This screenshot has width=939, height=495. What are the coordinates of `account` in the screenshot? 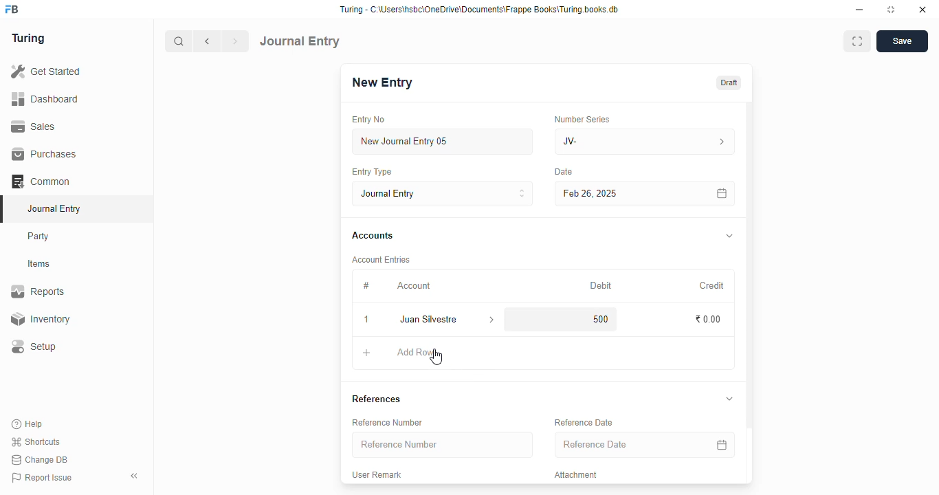 It's located at (414, 285).